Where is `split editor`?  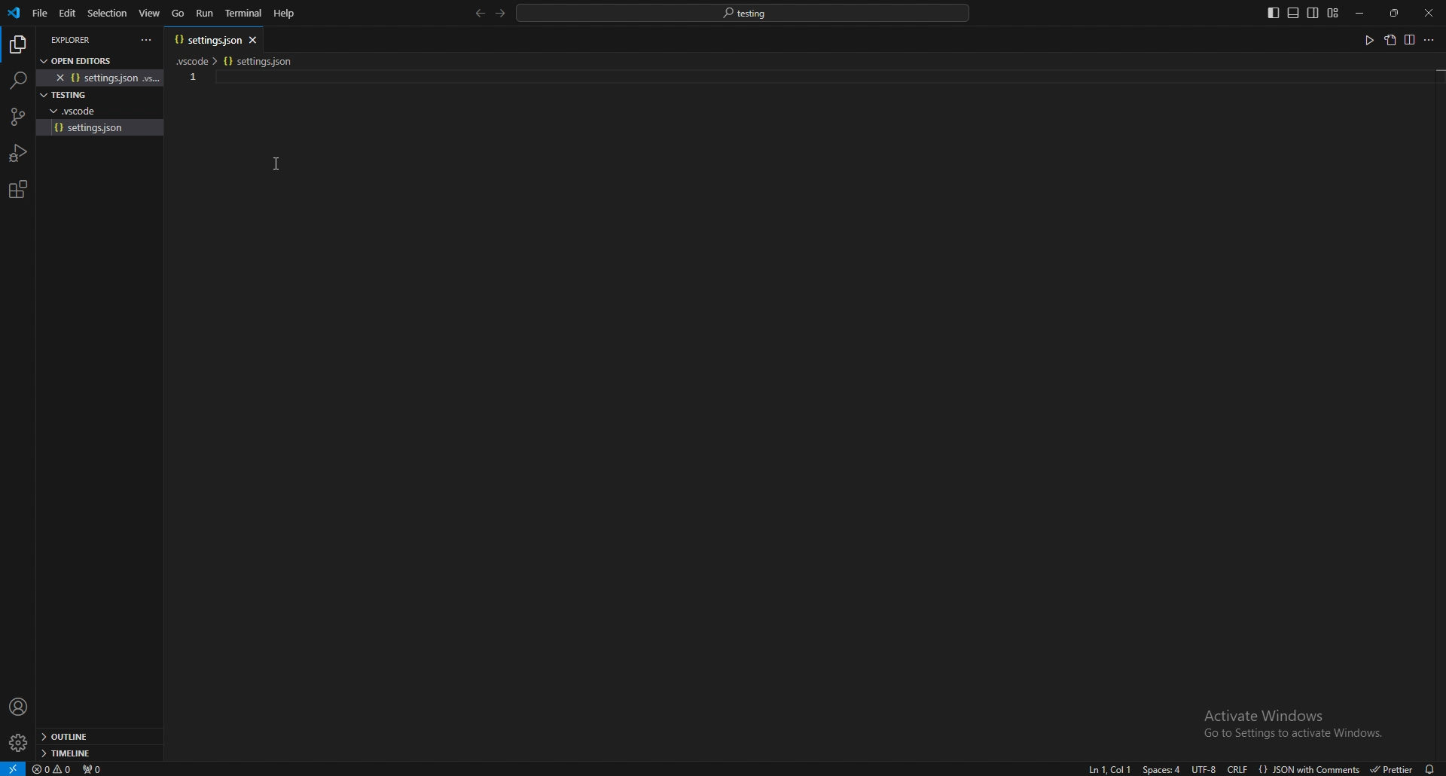
split editor is located at coordinates (1408, 41).